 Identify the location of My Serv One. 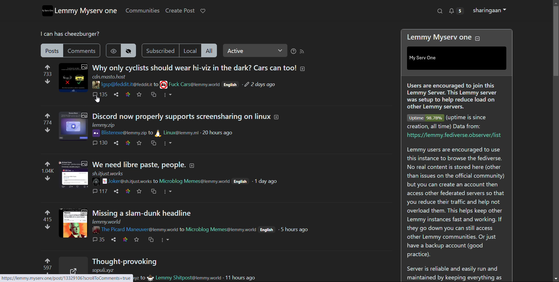
(457, 58).